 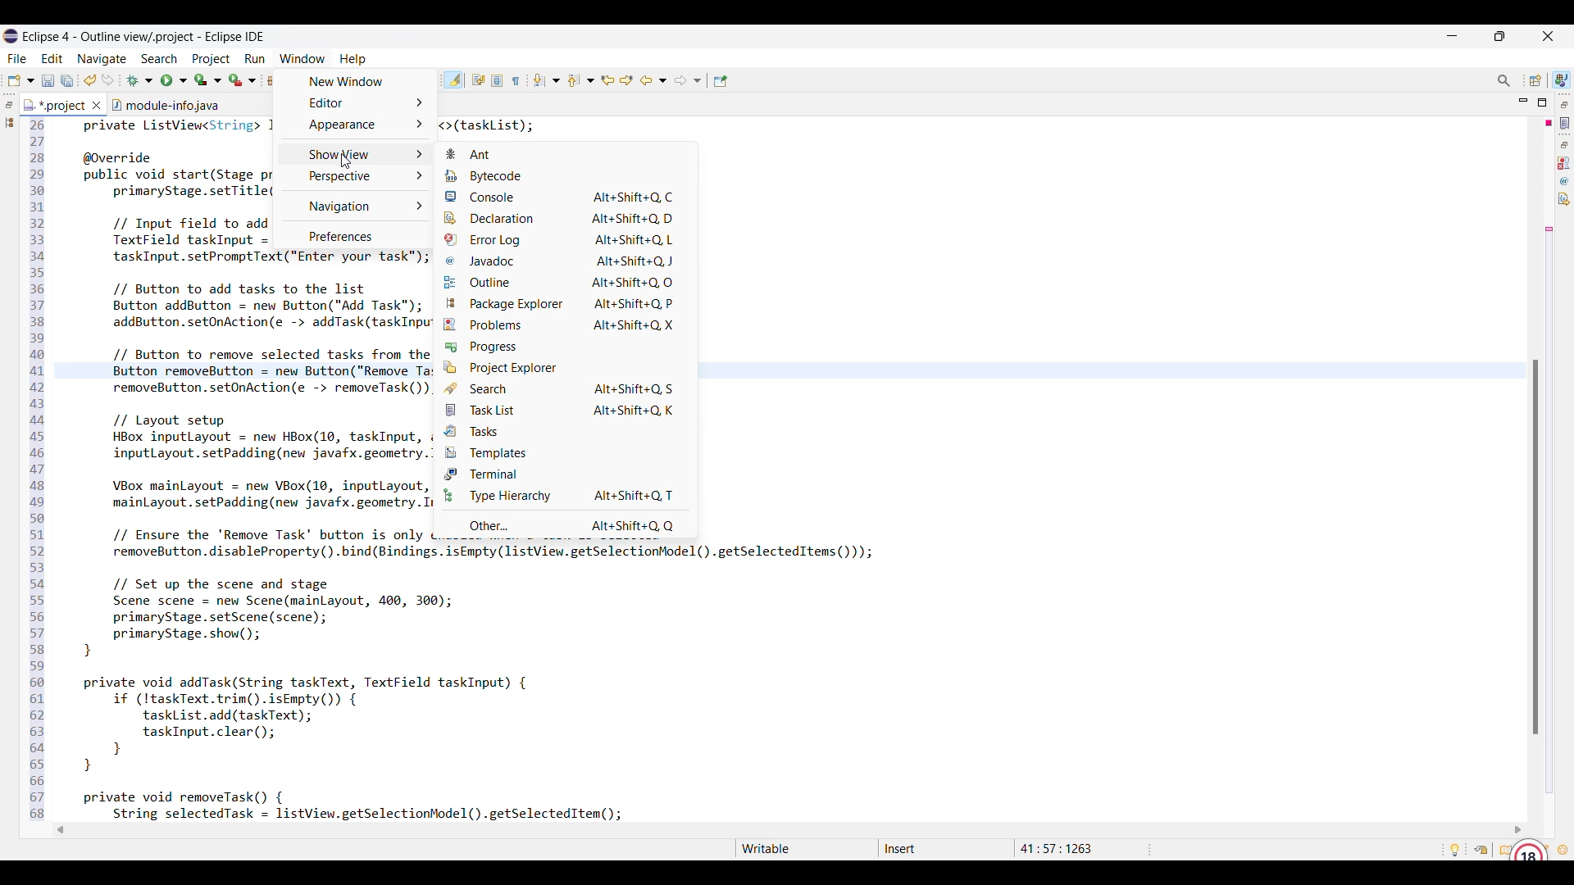 What do you see at coordinates (478, 79) in the screenshot?
I see `Toggle word wrap` at bounding box center [478, 79].